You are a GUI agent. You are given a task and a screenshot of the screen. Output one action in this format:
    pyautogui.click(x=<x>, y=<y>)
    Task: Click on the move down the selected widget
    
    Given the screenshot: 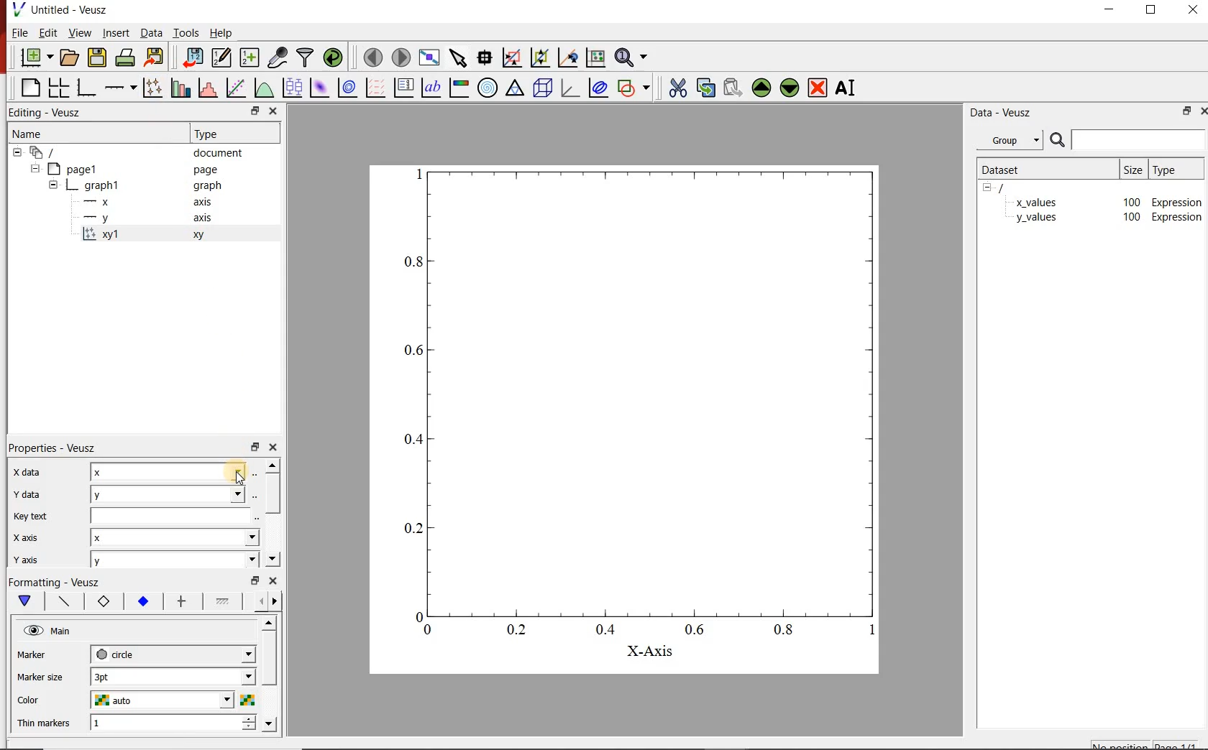 What is the action you would take?
    pyautogui.click(x=790, y=90)
    